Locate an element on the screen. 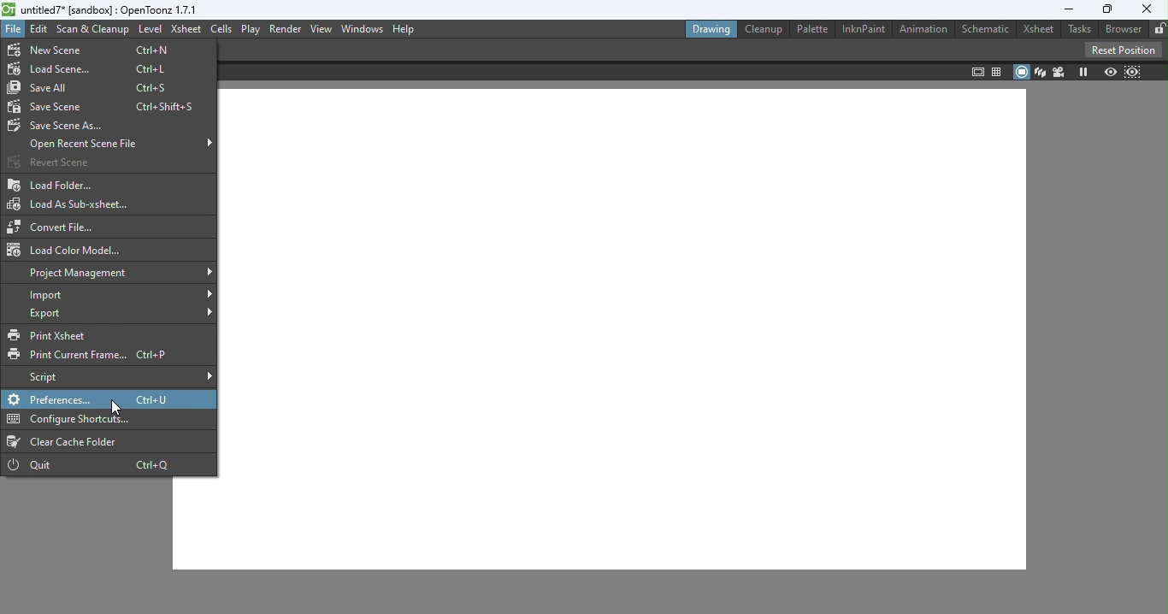 The width and height of the screenshot is (1168, 614). Load scene is located at coordinates (94, 70).